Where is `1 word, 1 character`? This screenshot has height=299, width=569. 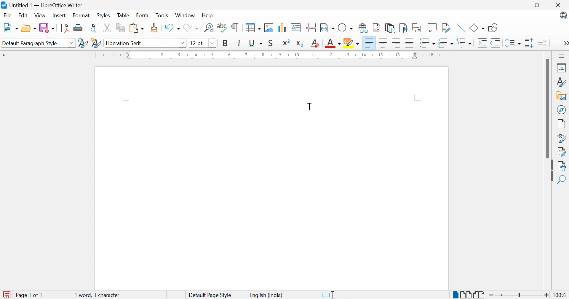 1 word, 1 character is located at coordinates (97, 295).